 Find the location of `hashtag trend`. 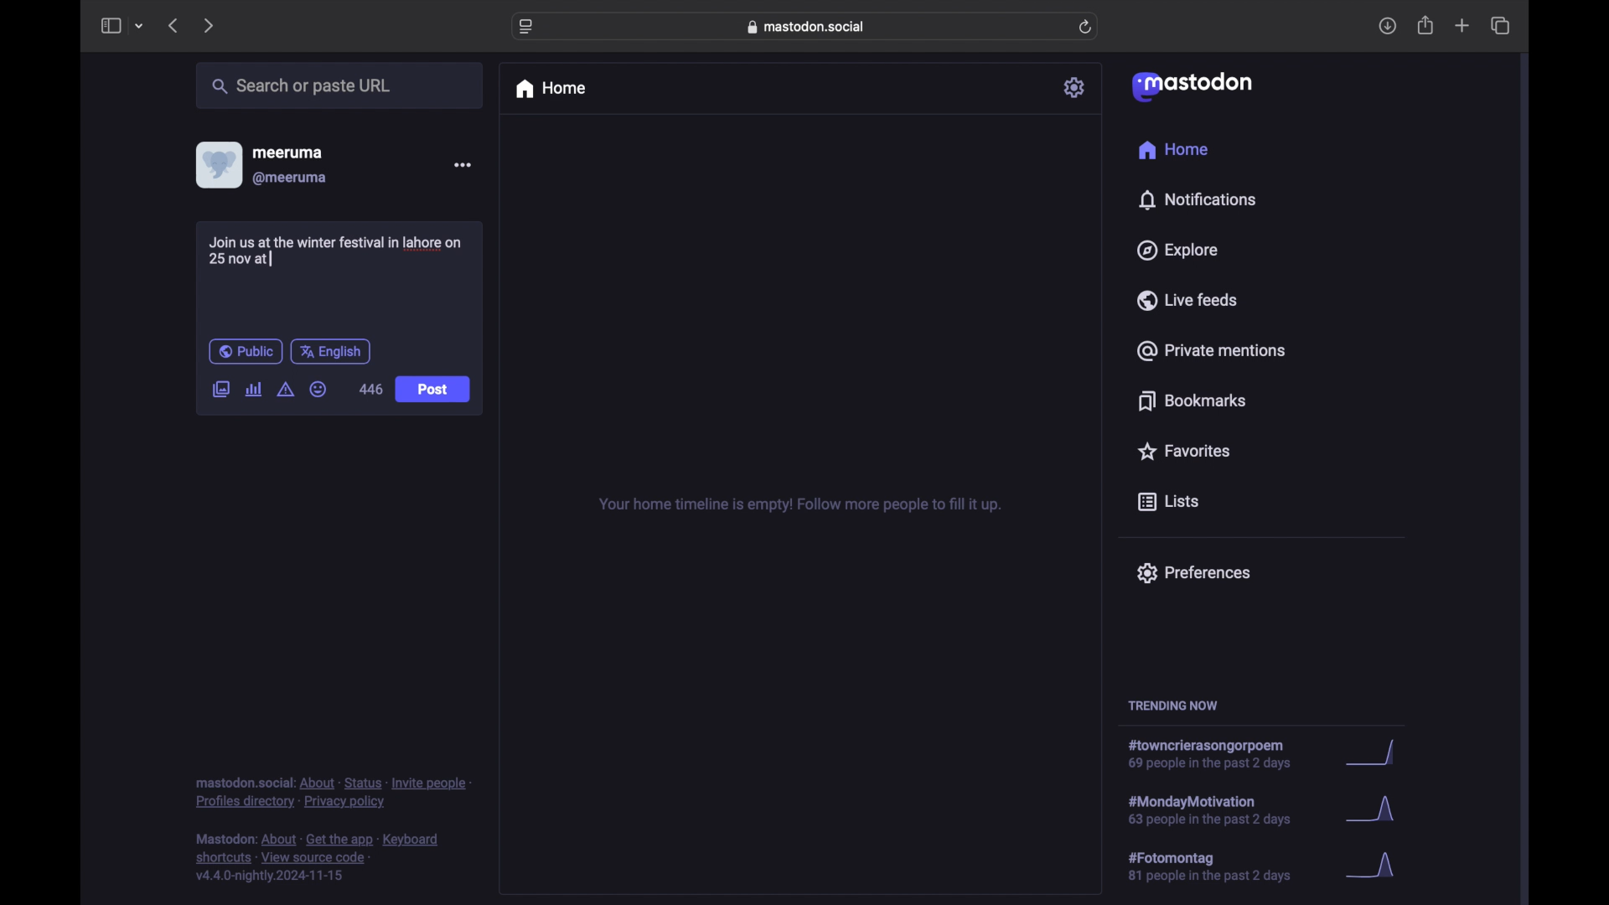

hashtag trend is located at coordinates (1221, 809).